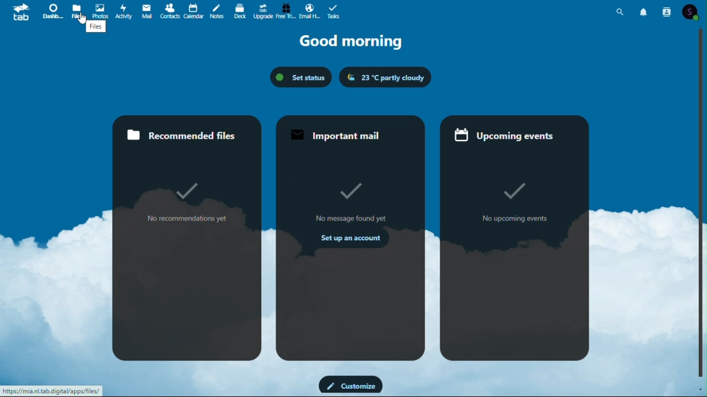 The image size is (707, 397). What do you see at coordinates (355, 41) in the screenshot?
I see `Good morning` at bounding box center [355, 41].